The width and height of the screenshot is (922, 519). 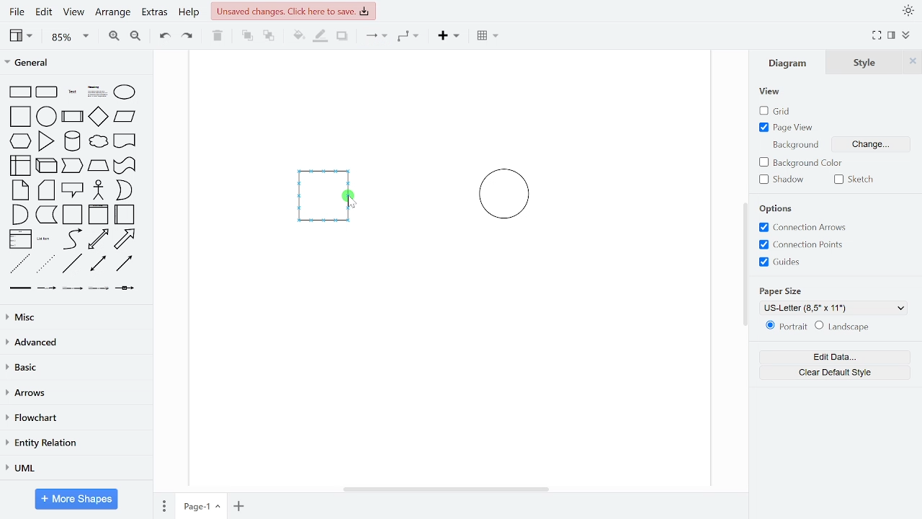 What do you see at coordinates (98, 239) in the screenshot?
I see `bidirectional arrow` at bounding box center [98, 239].